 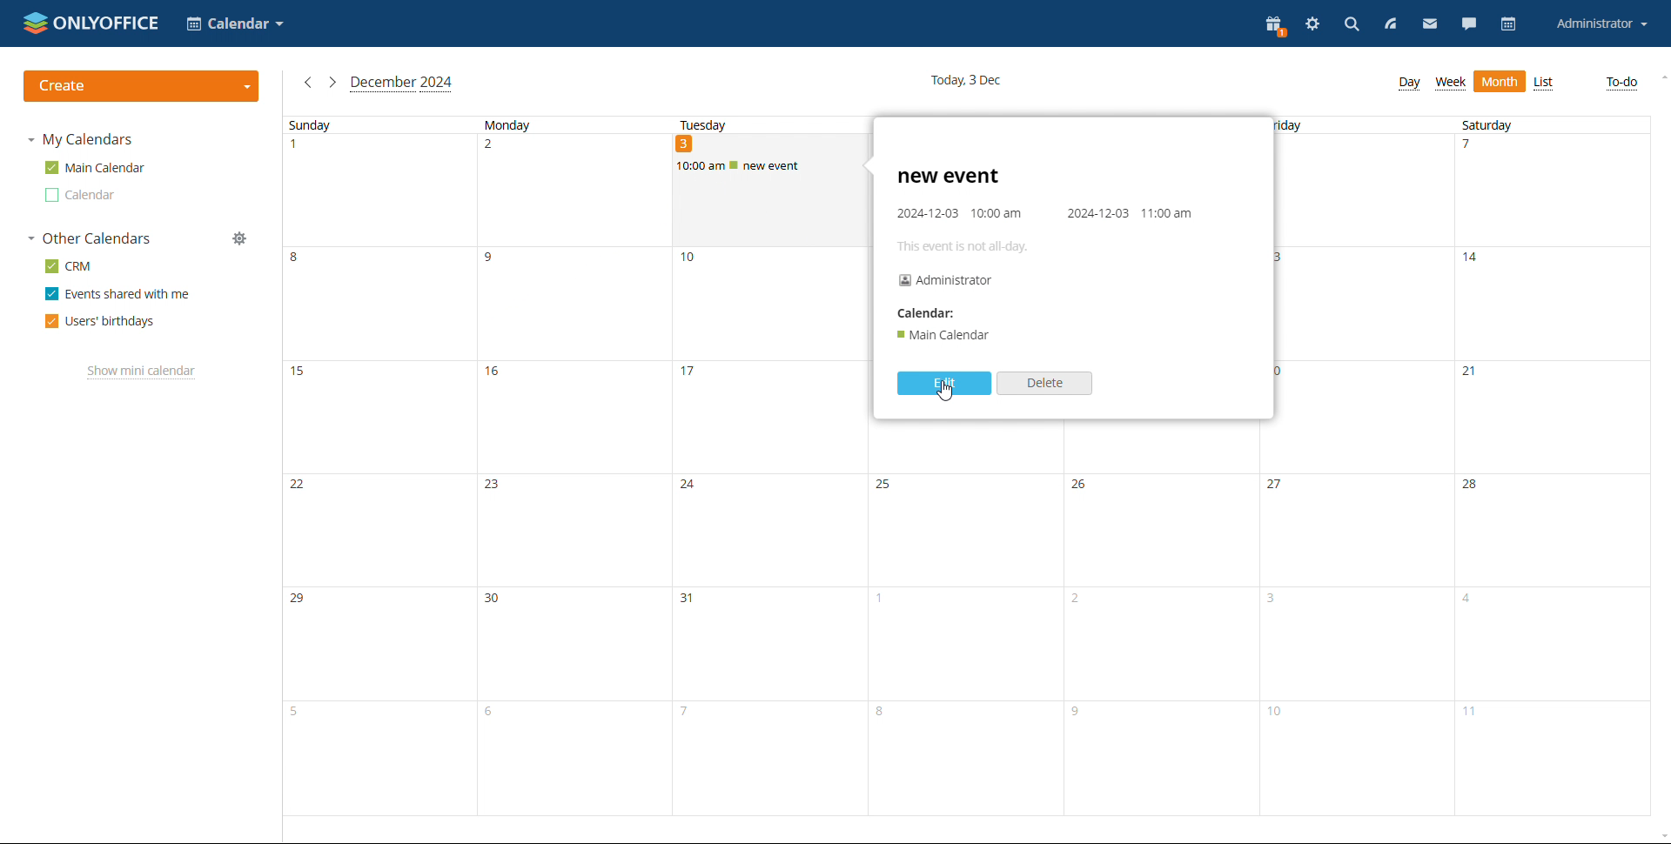 What do you see at coordinates (767, 305) in the screenshot?
I see `10` at bounding box center [767, 305].